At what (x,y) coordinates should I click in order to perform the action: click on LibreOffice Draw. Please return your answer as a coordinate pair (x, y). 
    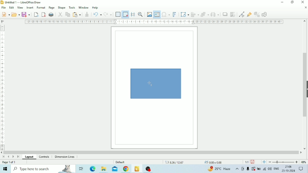
    Looking at the image, I should click on (137, 168).